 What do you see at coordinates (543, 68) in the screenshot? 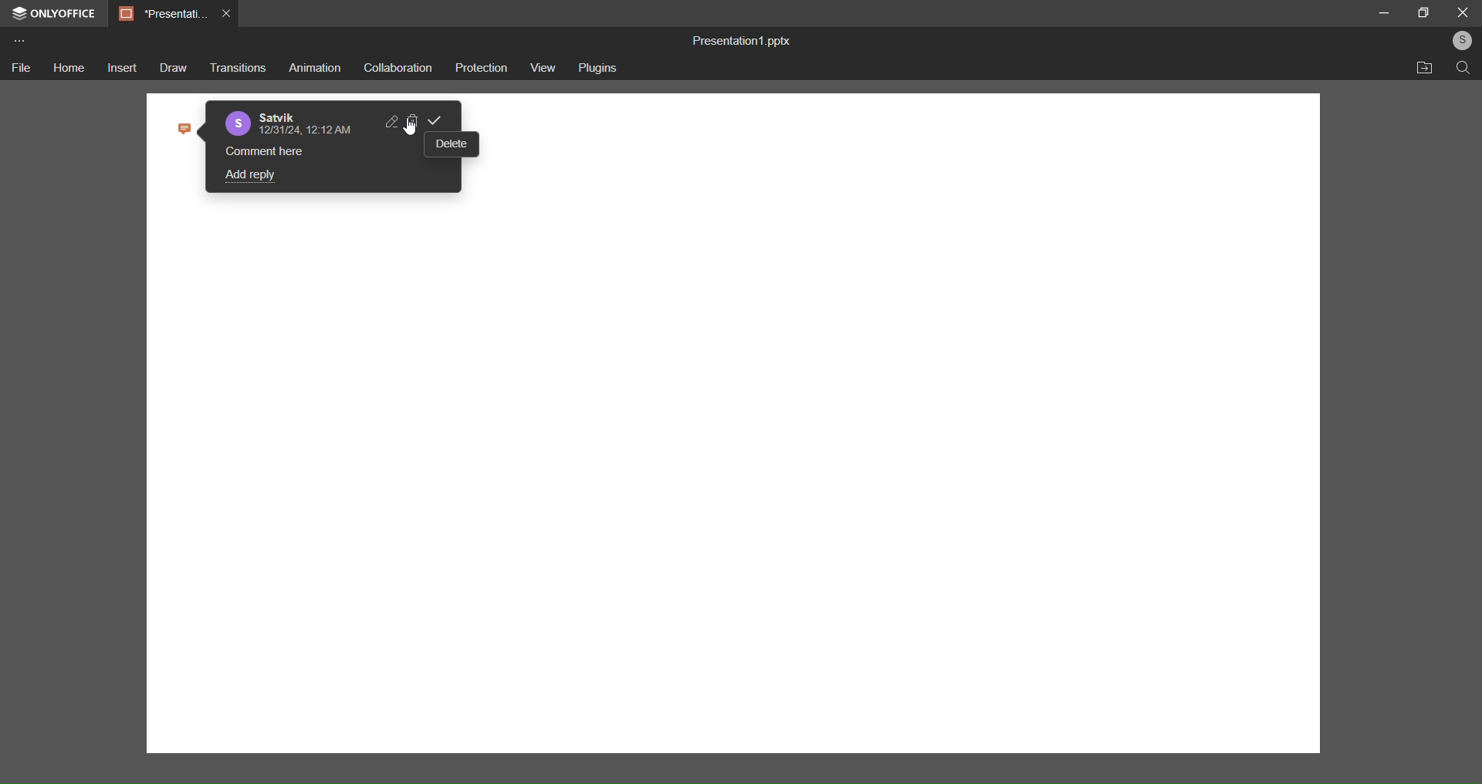
I see `view` at bounding box center [543, 68].